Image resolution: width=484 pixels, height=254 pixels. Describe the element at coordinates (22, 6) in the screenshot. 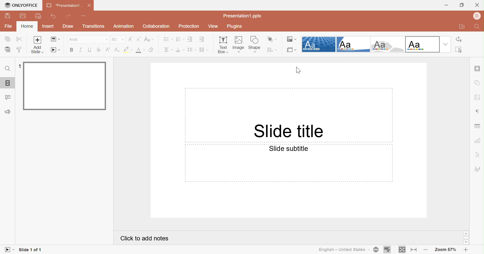

I see `ONLYOFFICE` at that location.